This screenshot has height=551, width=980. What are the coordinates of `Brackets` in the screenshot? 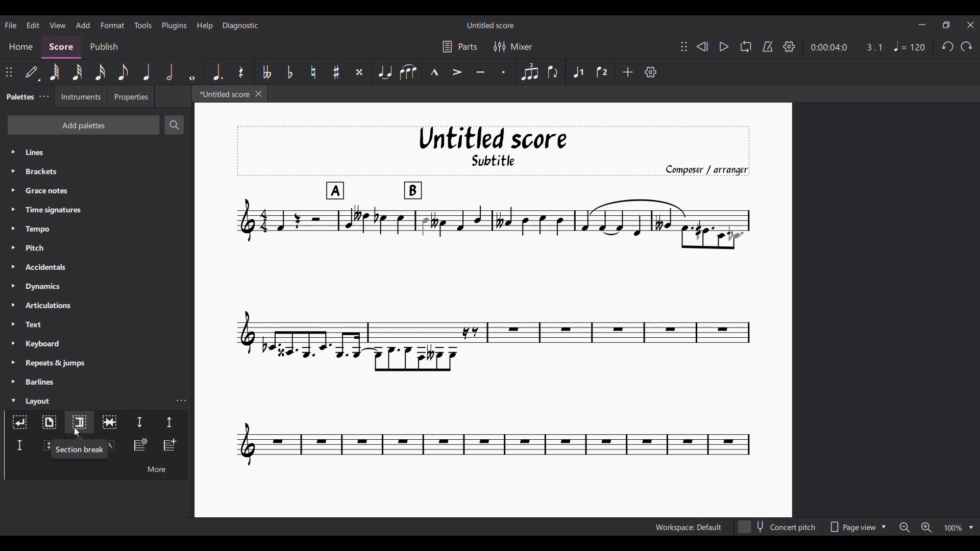 It's located at (96, 171).